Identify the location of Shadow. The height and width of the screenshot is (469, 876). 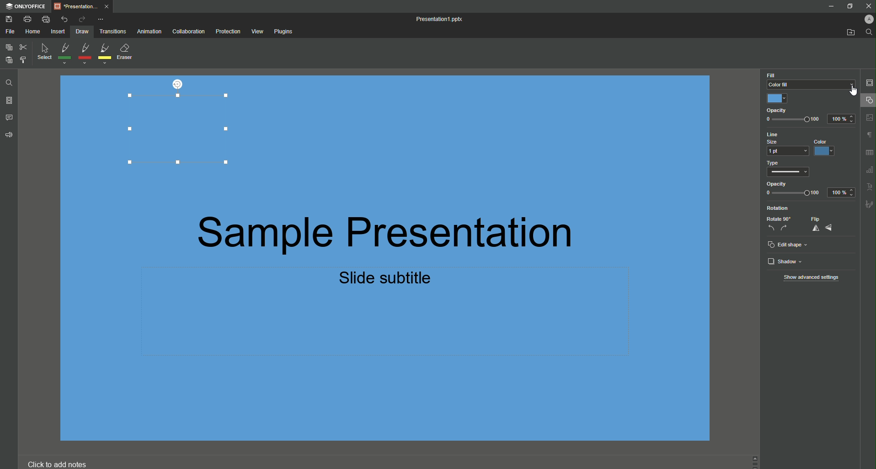
(787, 262).